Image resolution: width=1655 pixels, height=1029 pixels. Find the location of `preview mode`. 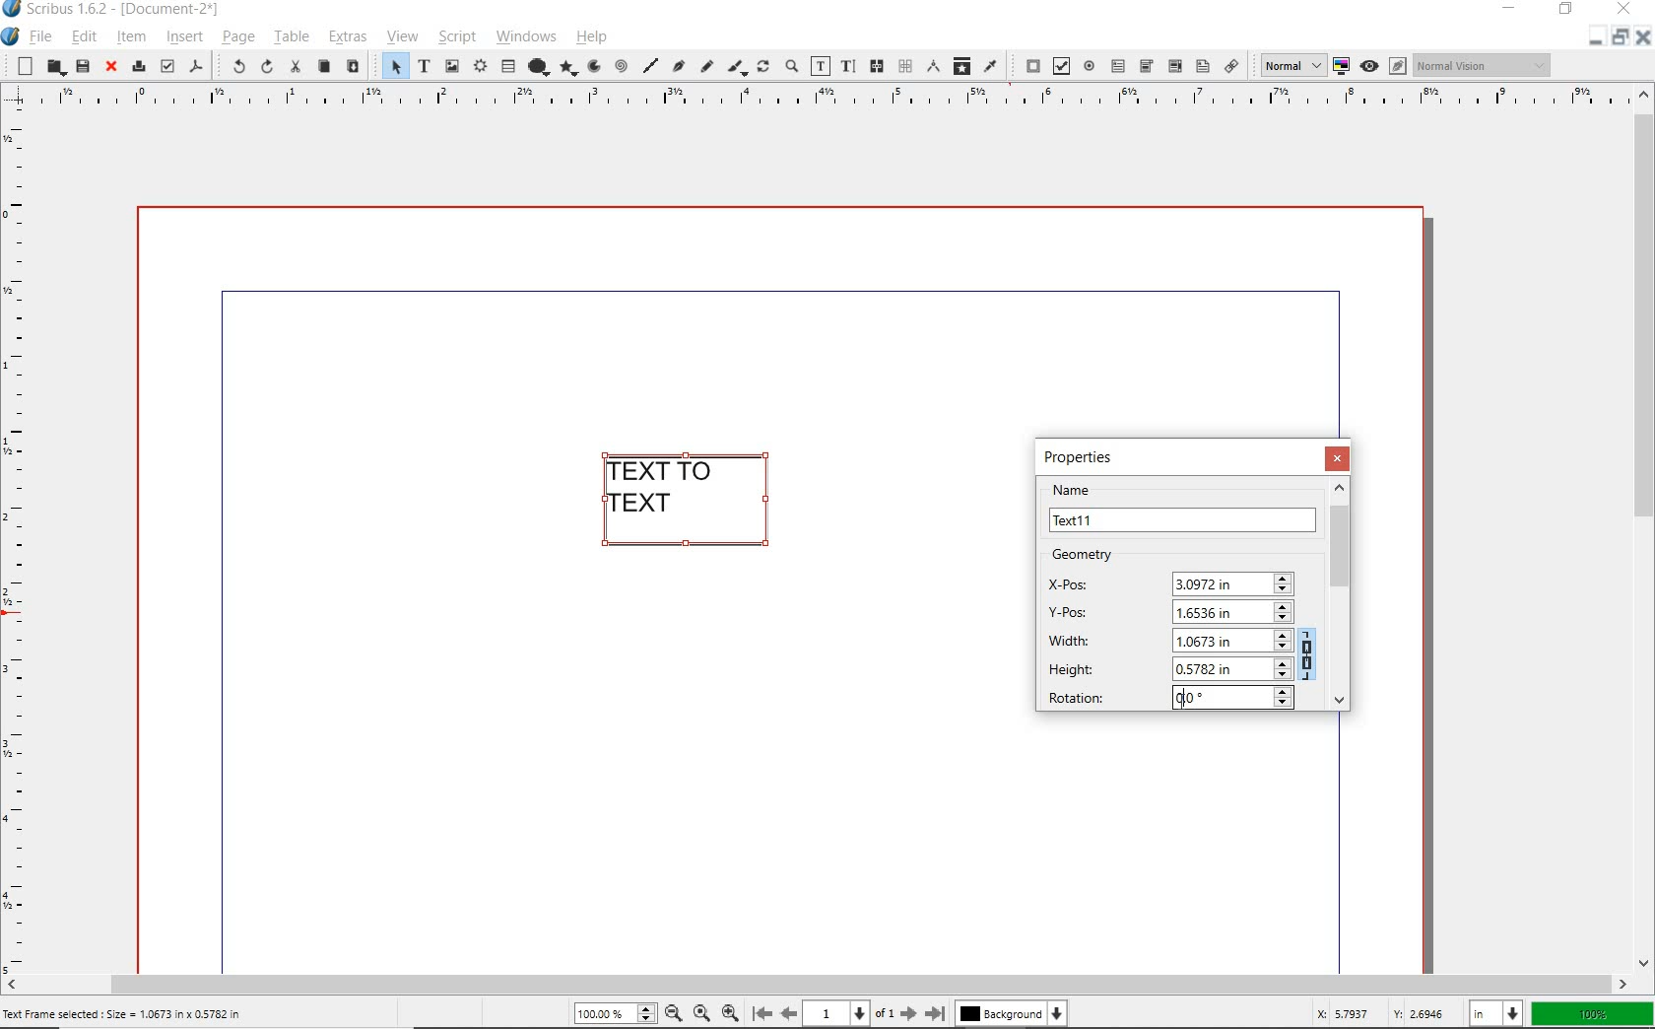

preview mode is located at coordinates (1384, 66).